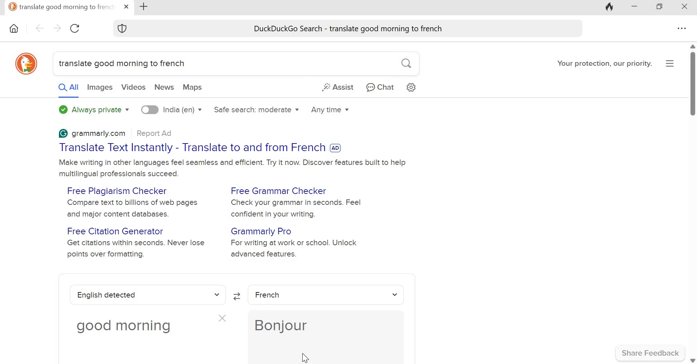 This screenshot has height=364, width=697. What do you see at coordinates (339, 87) in the screenshot?
I see `Assist` at bounding box center [339, 87].